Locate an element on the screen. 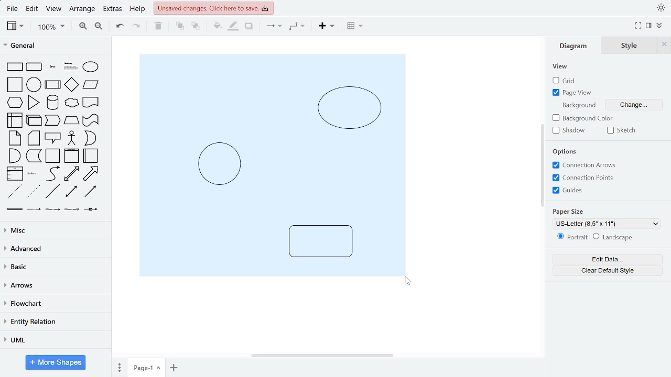 This screenshot has width=671, height=377. diamond is located at coordinates (72, 85).